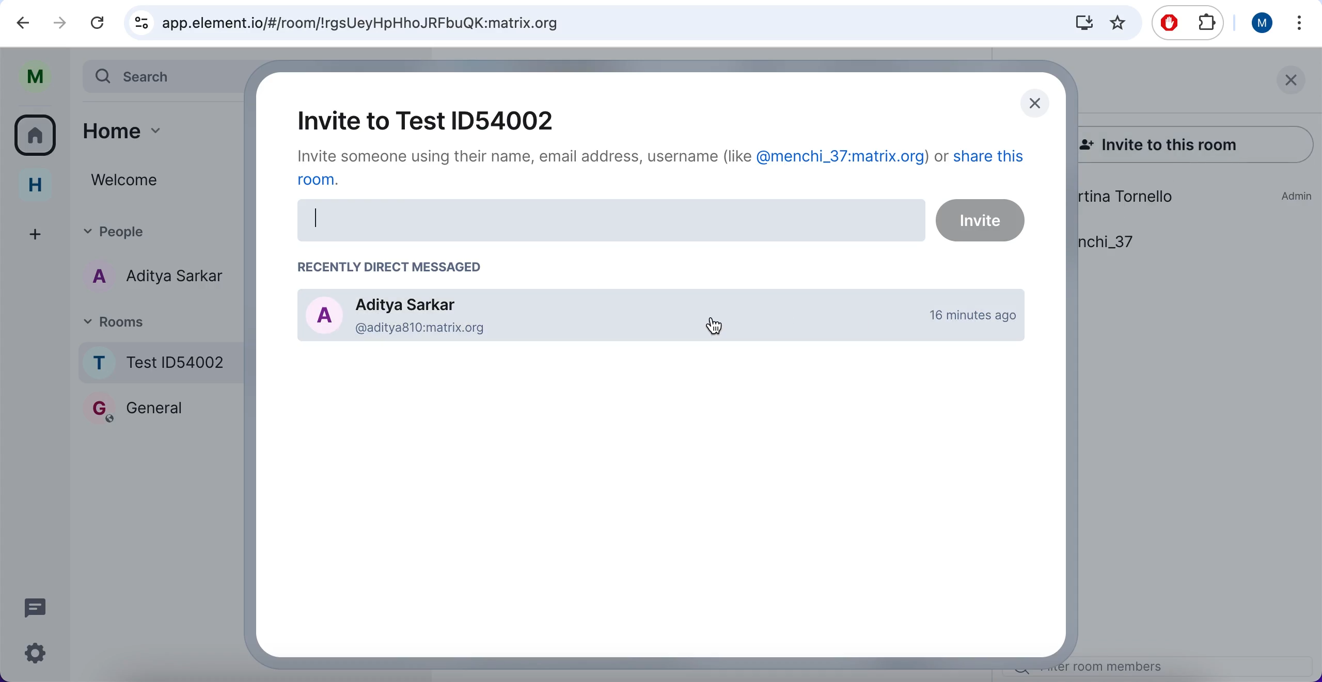 This screenshot has width=1322, height=682. What do you see at coordinates (1298, 23) in the screenshot?
I see `options` at bounding box center [1298, 23].